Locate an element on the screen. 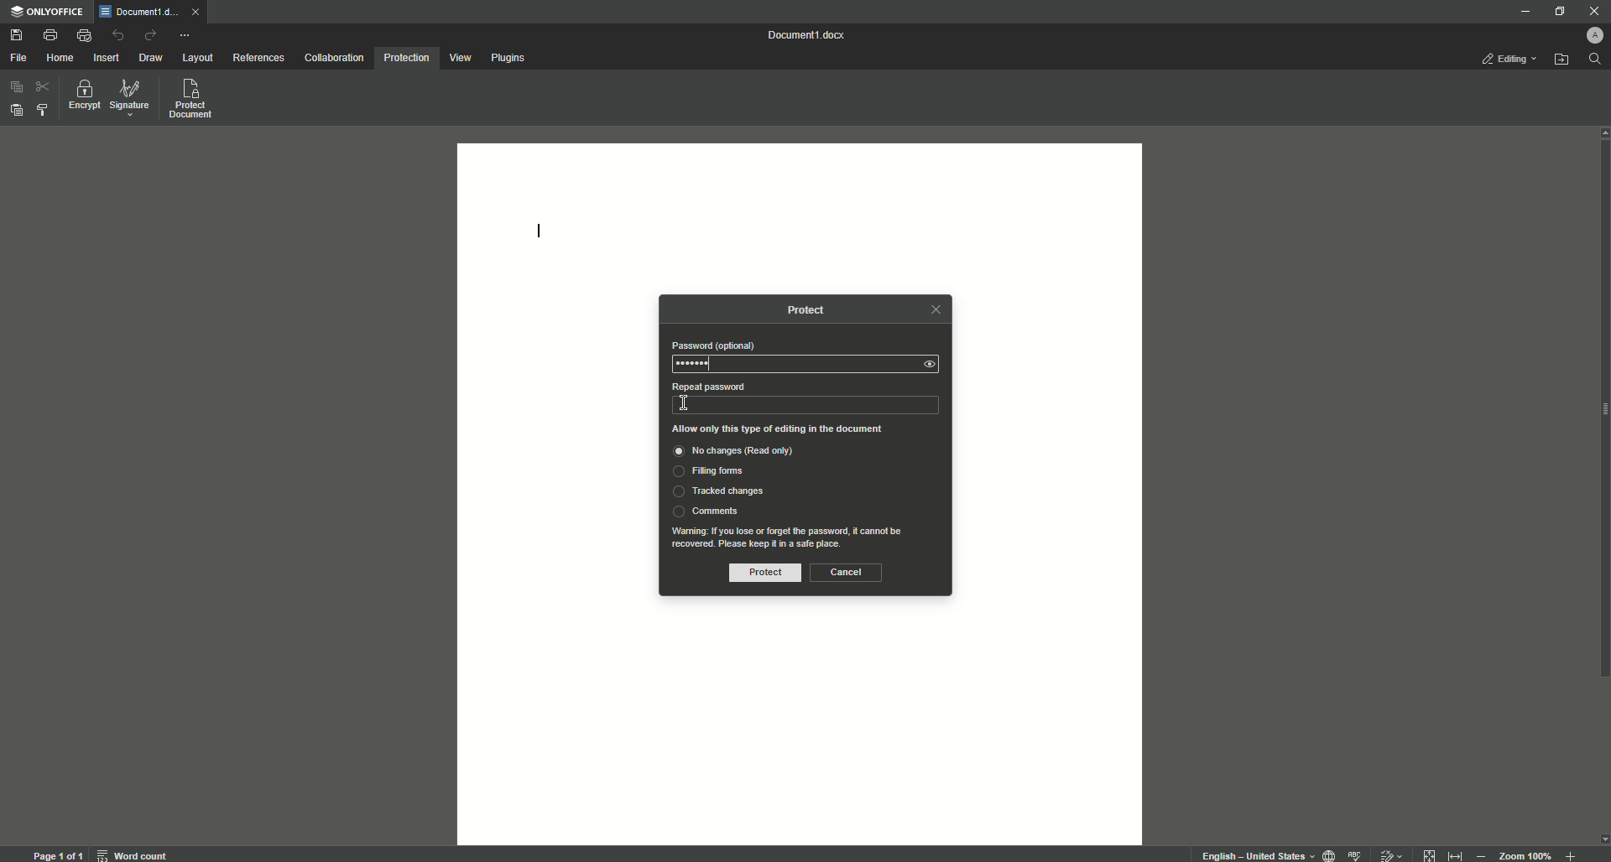 The height and width of the screenshot is (862, 1611). Restore is located at coordinates (1556, 11).